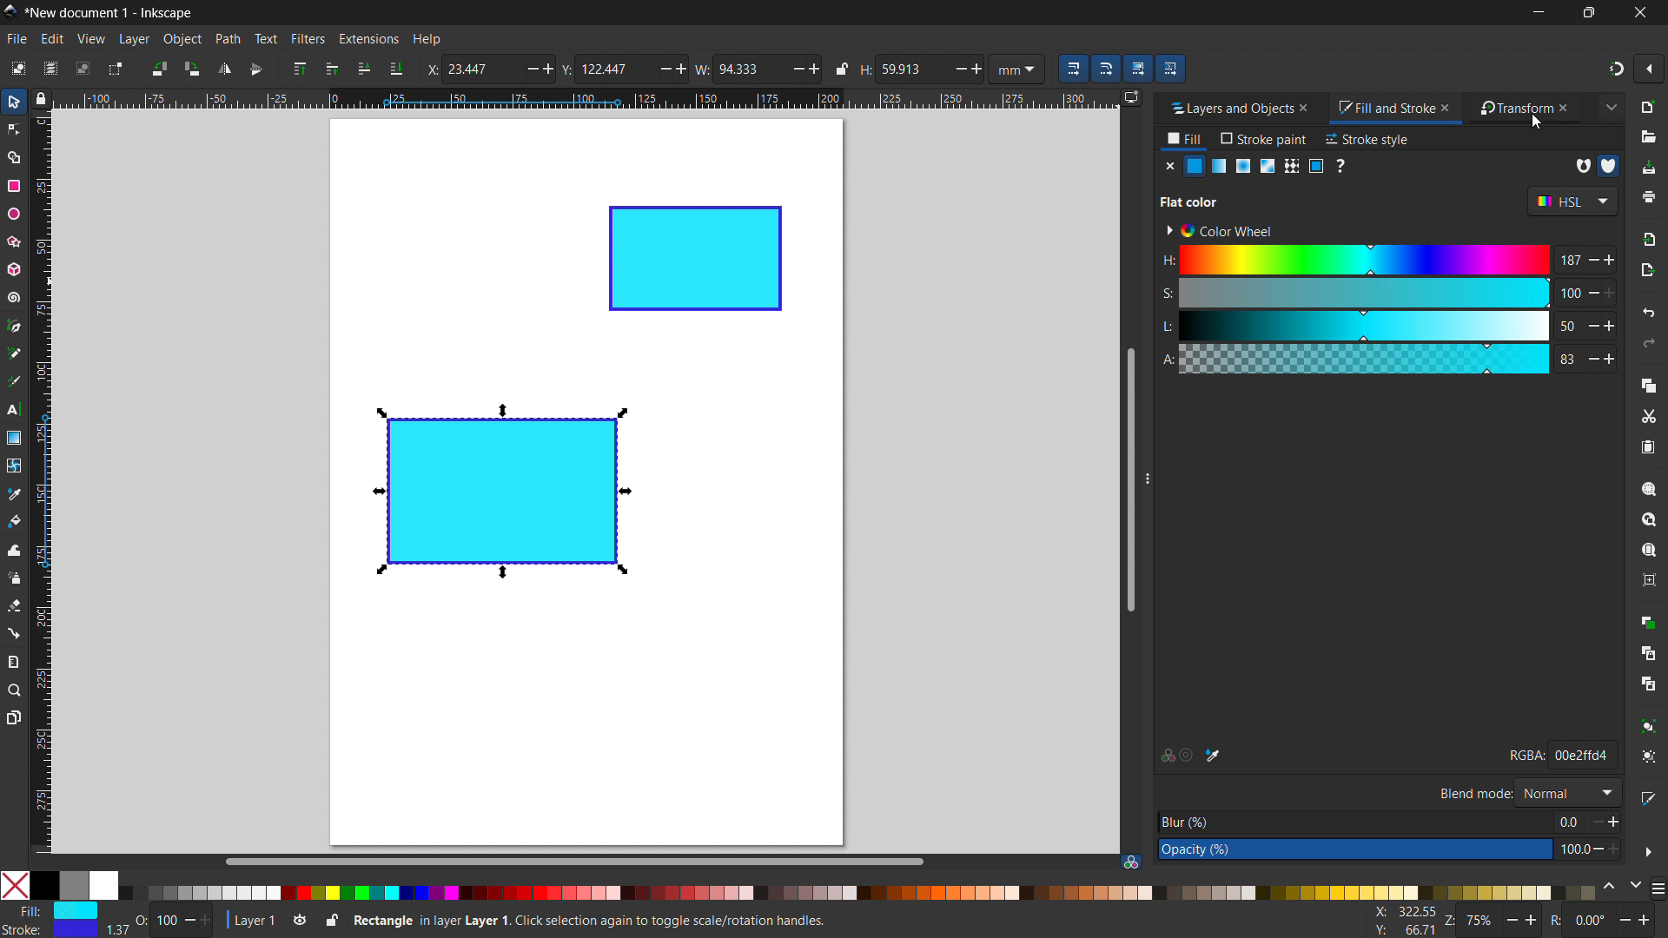  I want to click on more options, so click(1648, 852).